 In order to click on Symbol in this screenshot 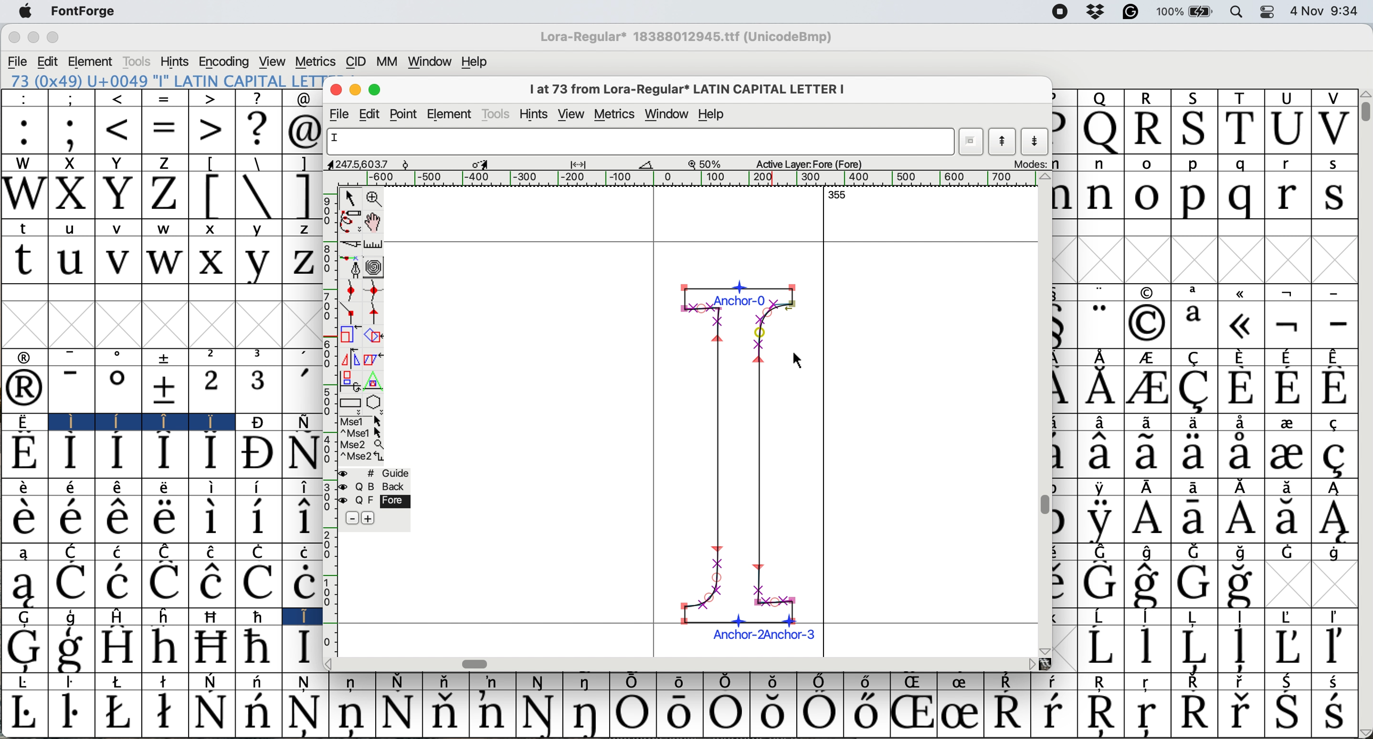, I will do `click(211, 584)`.